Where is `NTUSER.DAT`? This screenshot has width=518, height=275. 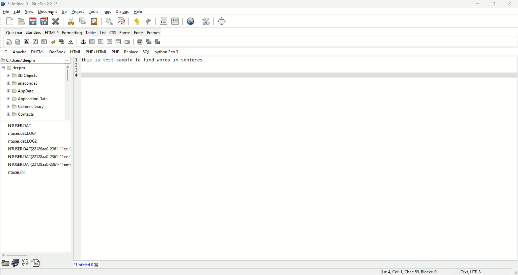 NTUSER.DAT is located at coordinates (26, 125).